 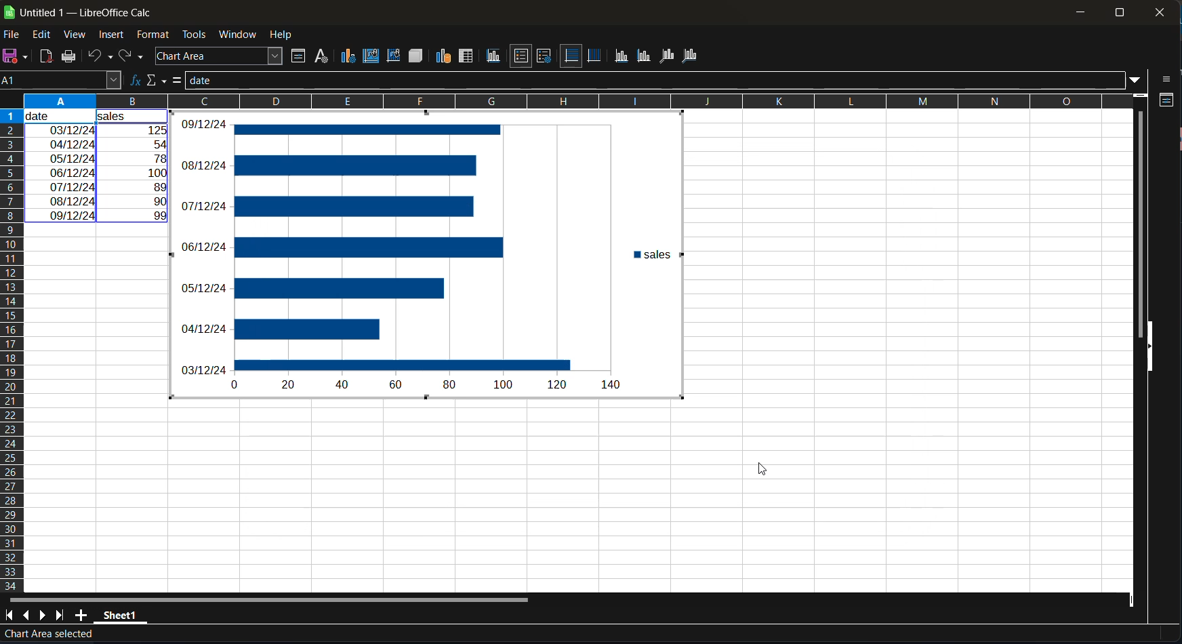 I want to click on chart type, so click(x=348, y=56).